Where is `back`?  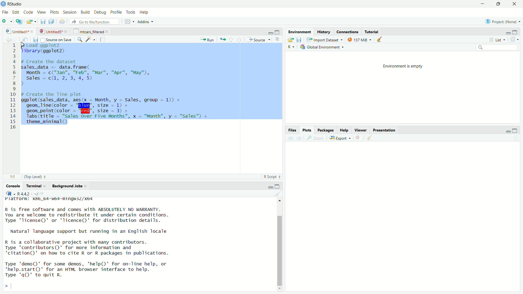
back is located at coordinates (291, 138).